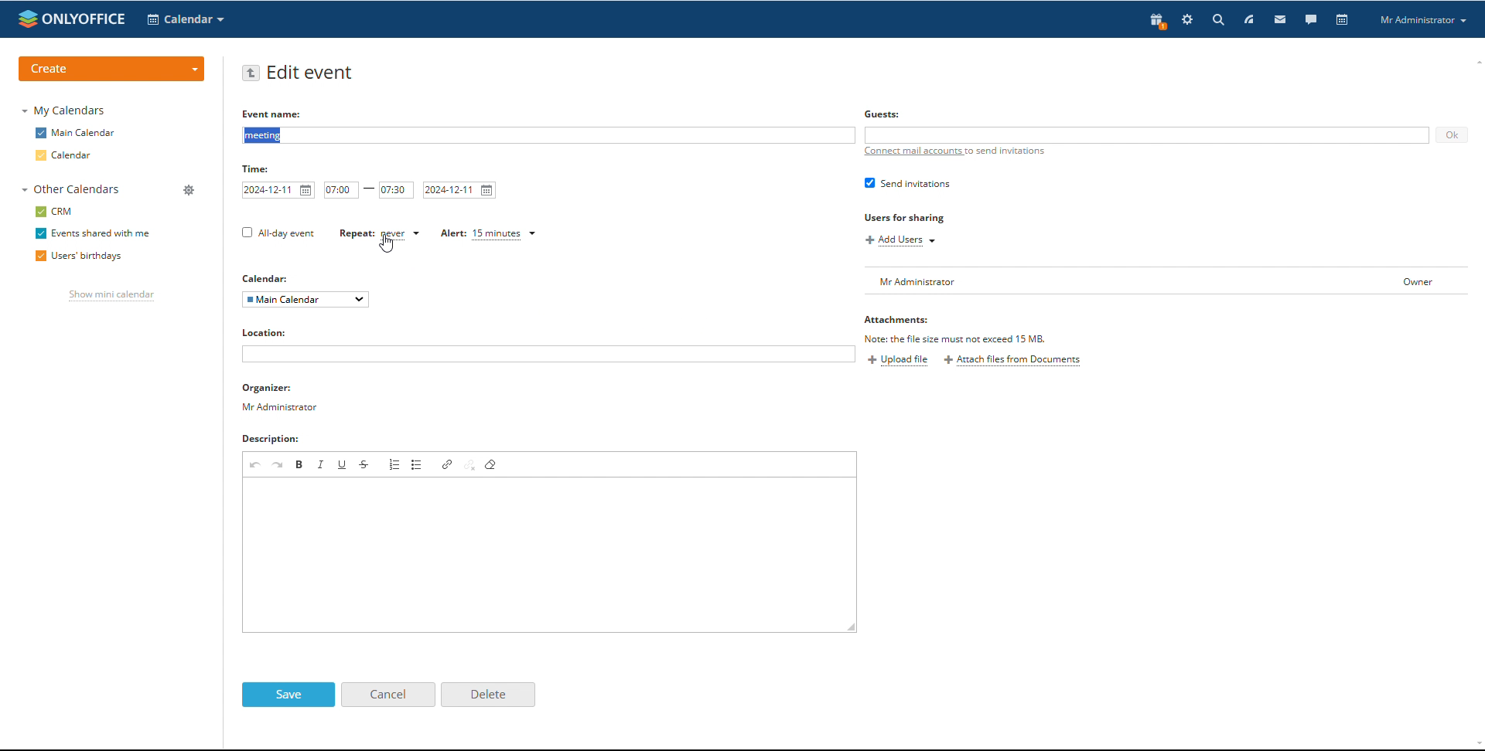 The width and height of the screenshot is (1485, 751). What do you see at coordinates (111, 297) in the screenshot?
I see `show mini calendar` at bounding box center [111, 297].